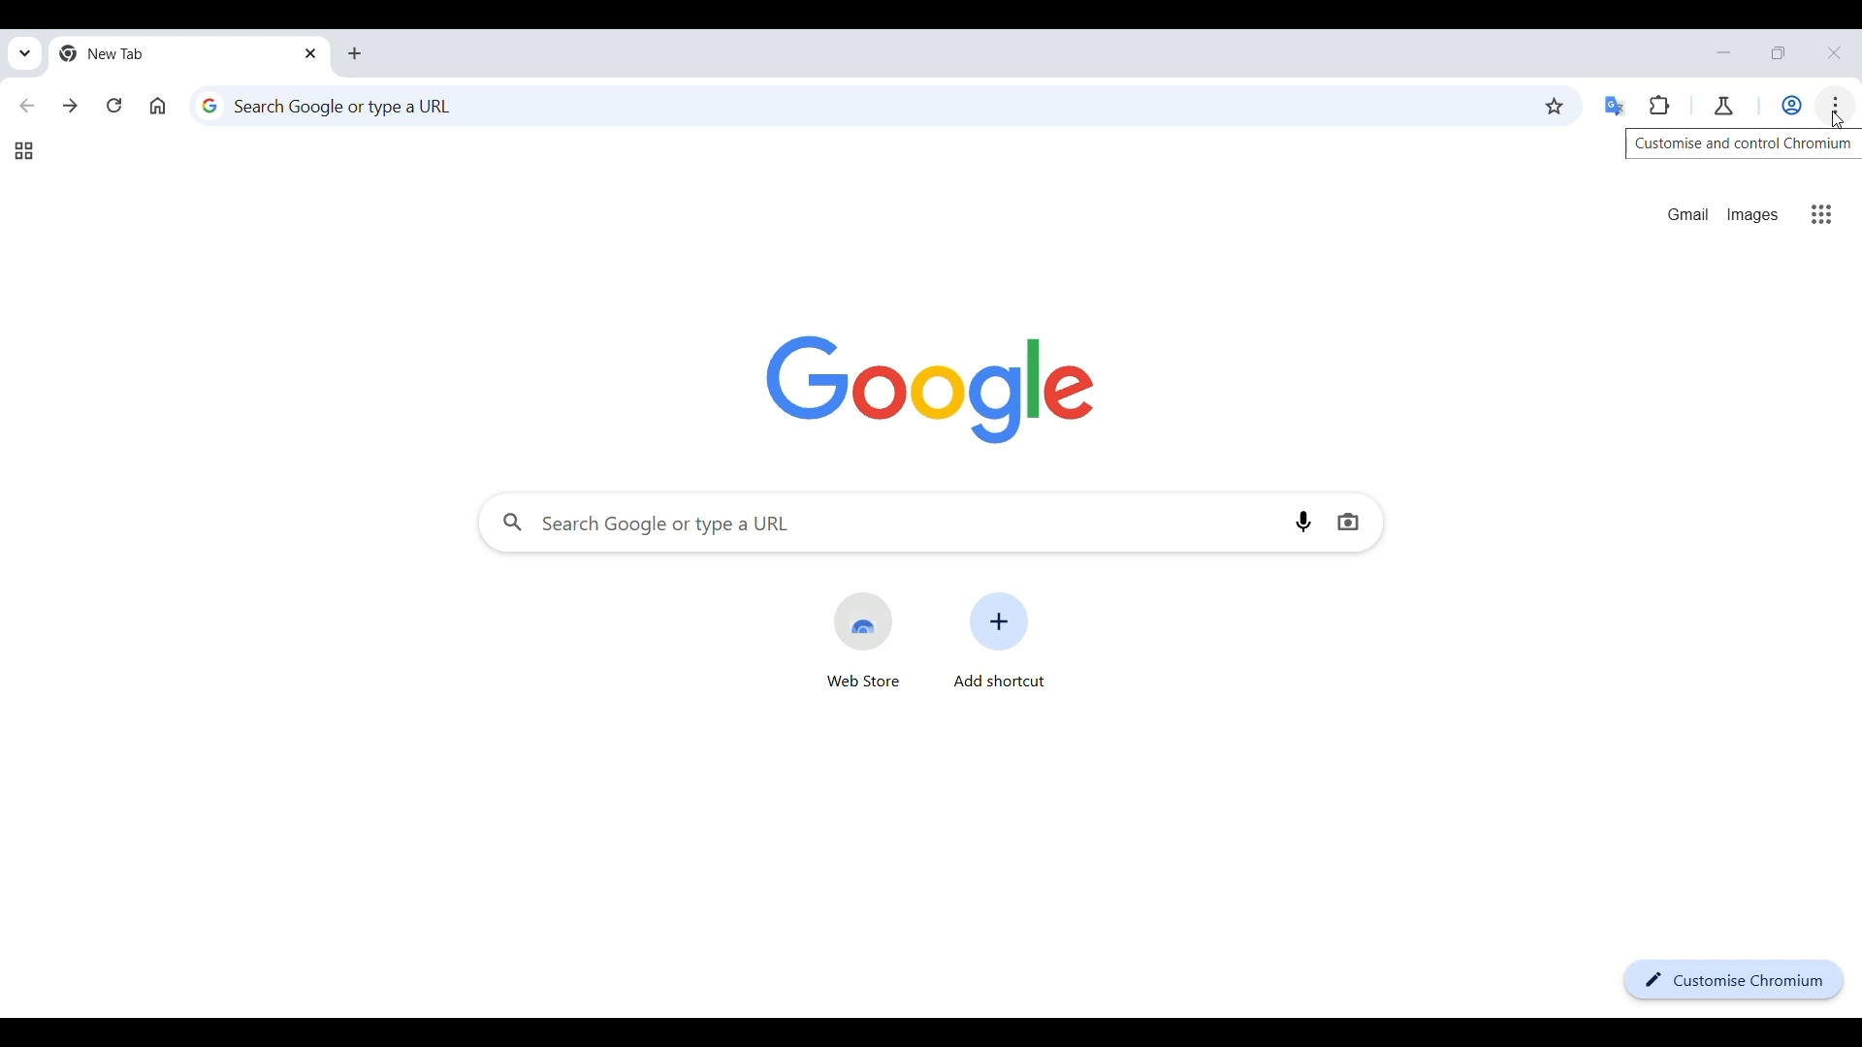 This screenshot has height=1047, width=1862. I want to click on Bookmark this tab, so click(1556, 106).